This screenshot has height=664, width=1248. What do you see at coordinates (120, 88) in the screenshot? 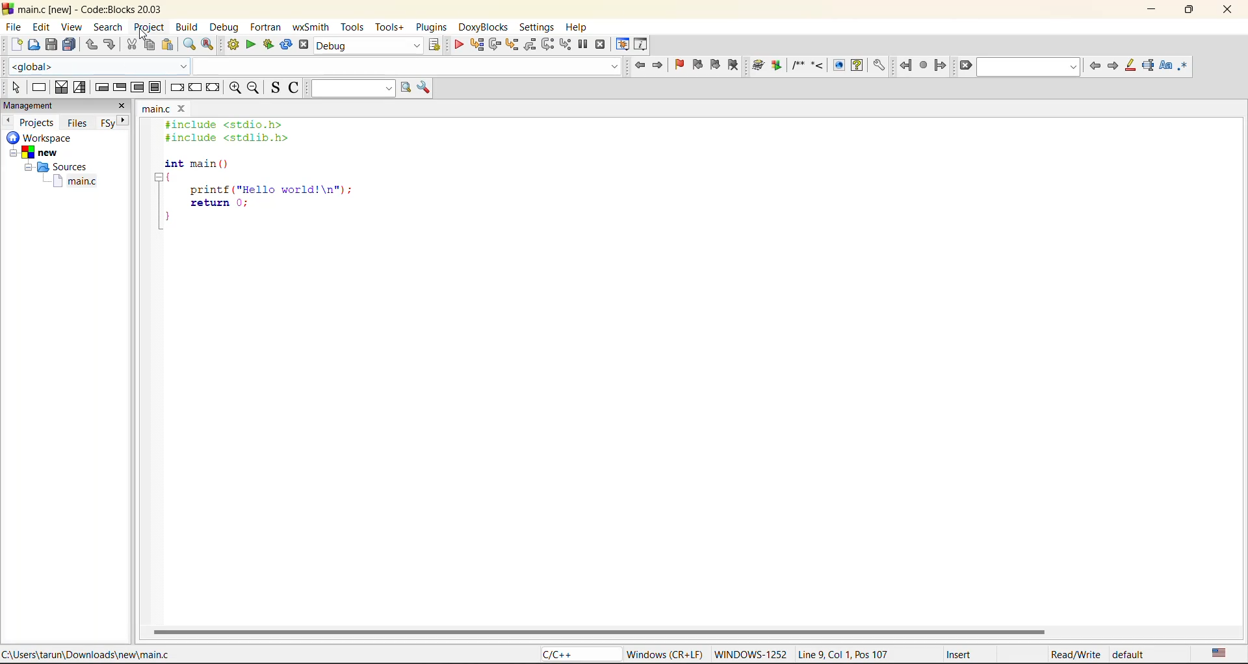
I see `exit condition loop` at bounding box center [120, 88].